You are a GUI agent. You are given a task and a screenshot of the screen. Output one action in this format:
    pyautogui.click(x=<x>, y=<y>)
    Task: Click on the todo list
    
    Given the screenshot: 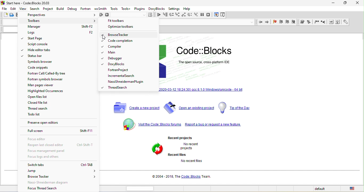 What is the action you would take?
    pyautogui.click(x=33, y=116)
    